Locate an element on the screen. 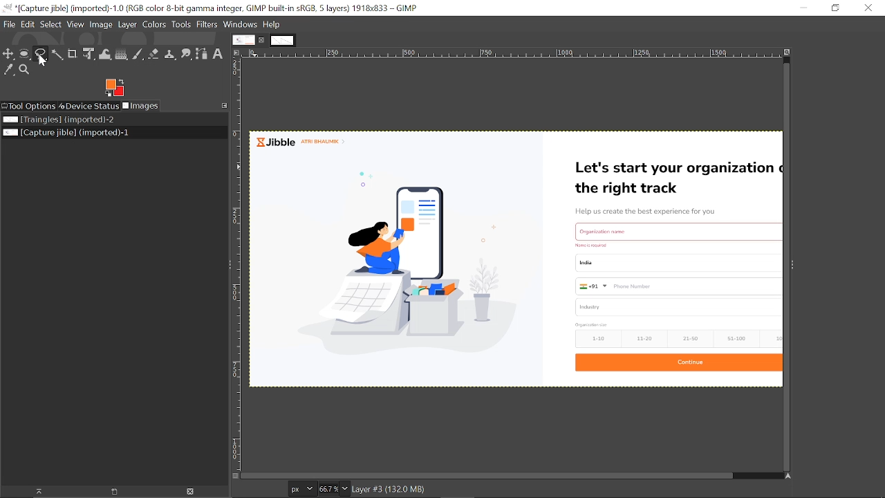  Help is located at coordinates (272, 25).